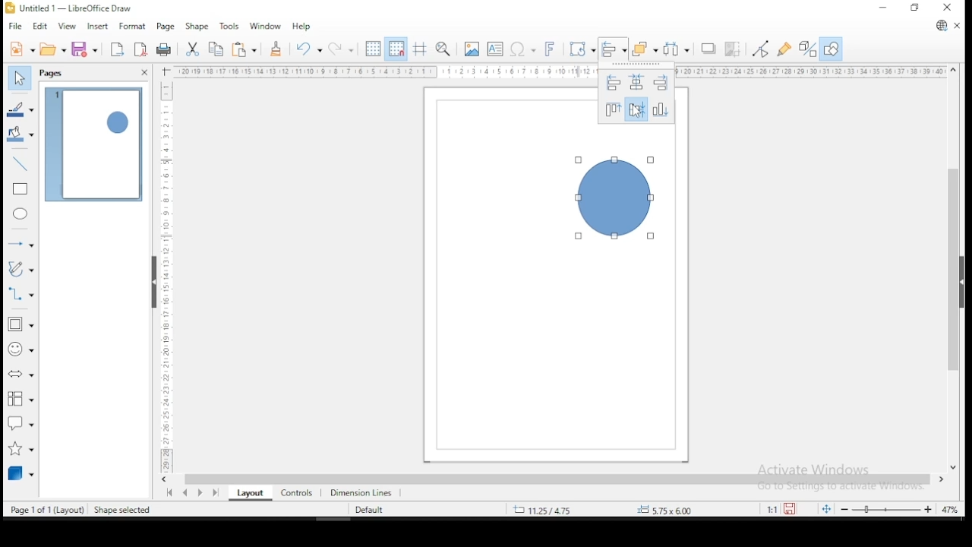 The height and width of the screenshot is (547, 972). Describe the element at coordinates (771, 509) in the screenshot. I see `1:1` at that location.